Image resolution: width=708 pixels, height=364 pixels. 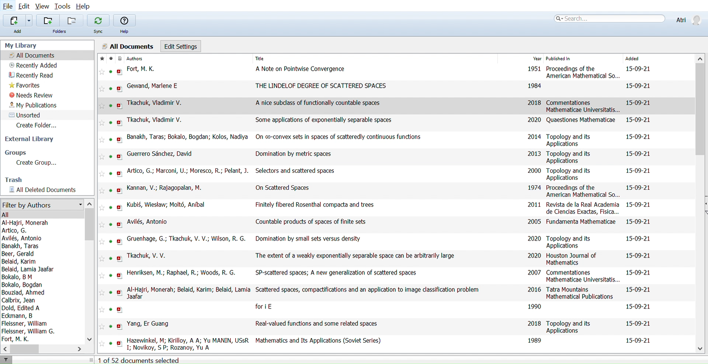 What do you see at coordinates (8, 7) in the screenshot?
I see `File` at bounding box center [8, 7].